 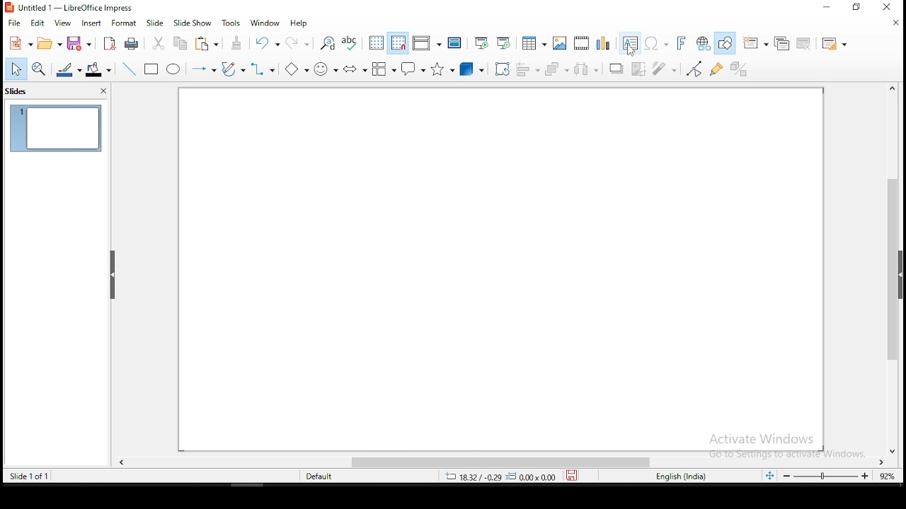 I want to click on text box, so click(x=631, y=42).